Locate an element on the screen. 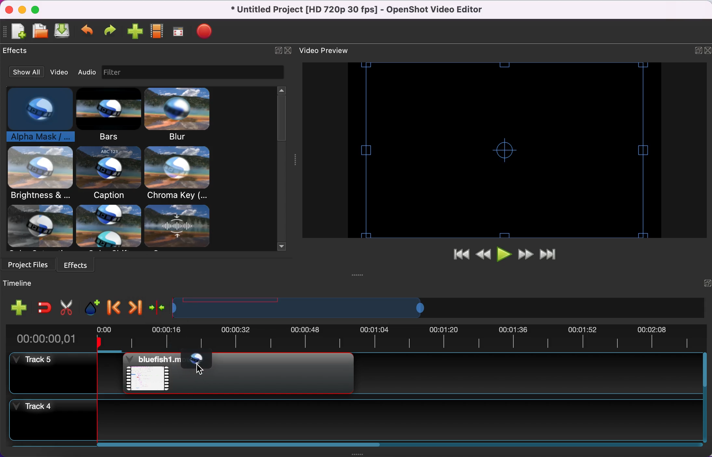 The image size is (712, 457). track 4 is located at coordinates (360, 422).